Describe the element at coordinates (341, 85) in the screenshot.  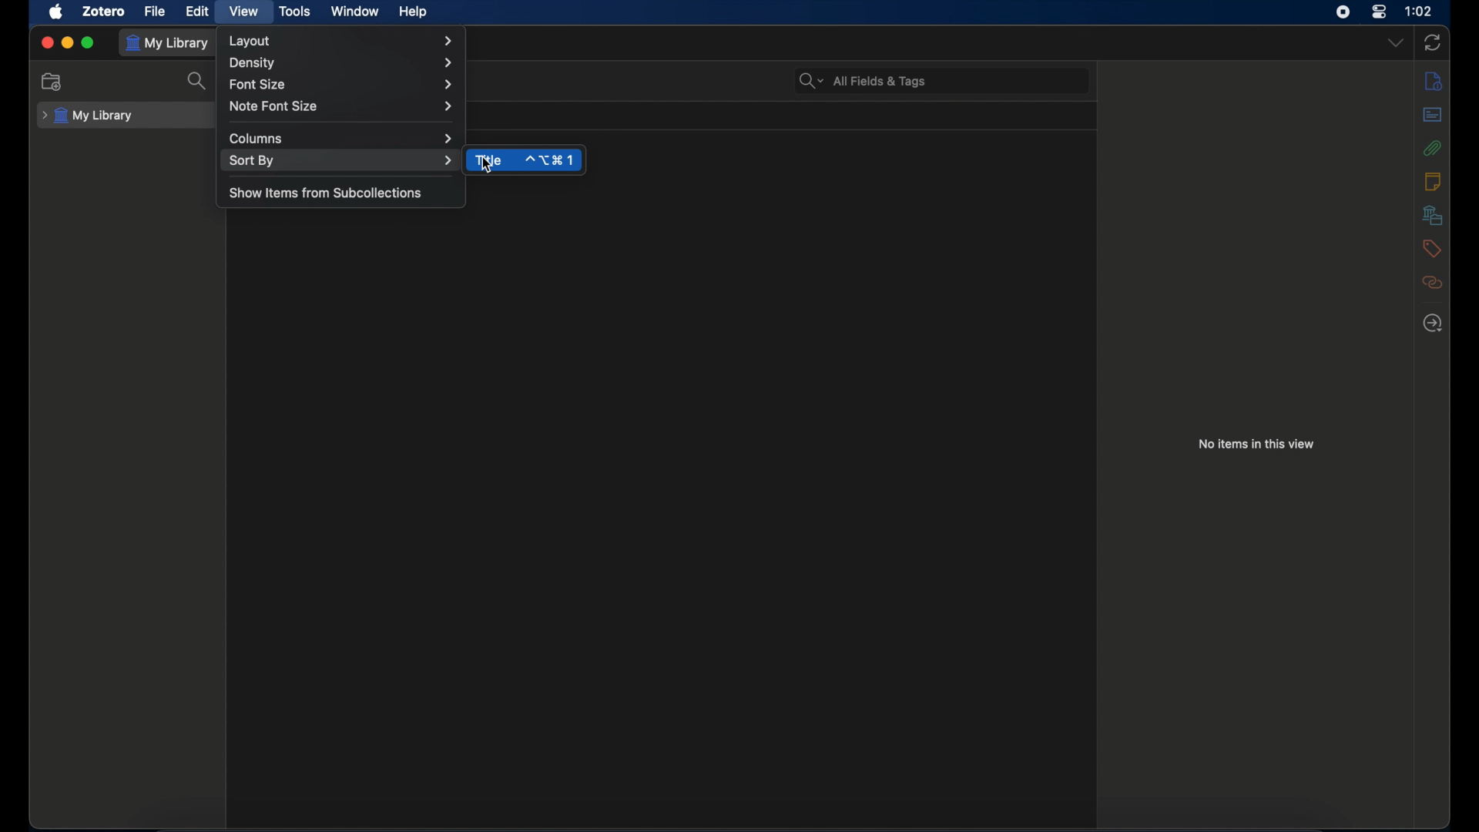
I see `font size` at that location.